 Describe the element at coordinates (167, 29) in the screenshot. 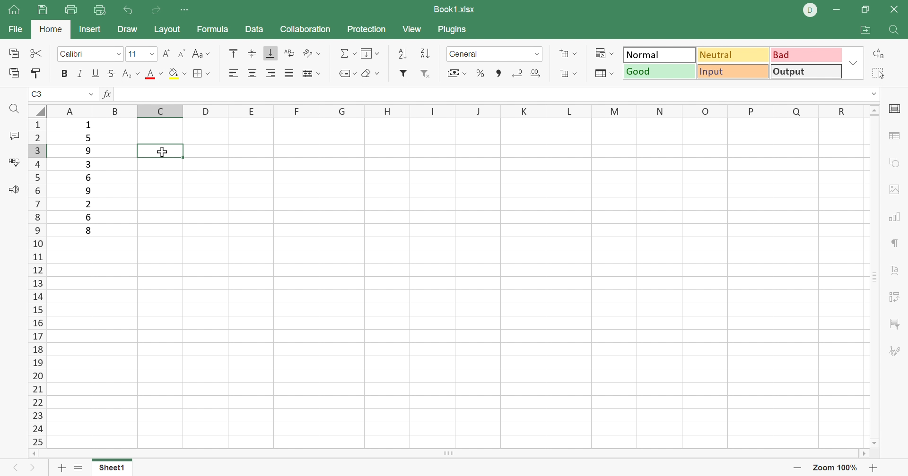

I see `Layout` at that location.